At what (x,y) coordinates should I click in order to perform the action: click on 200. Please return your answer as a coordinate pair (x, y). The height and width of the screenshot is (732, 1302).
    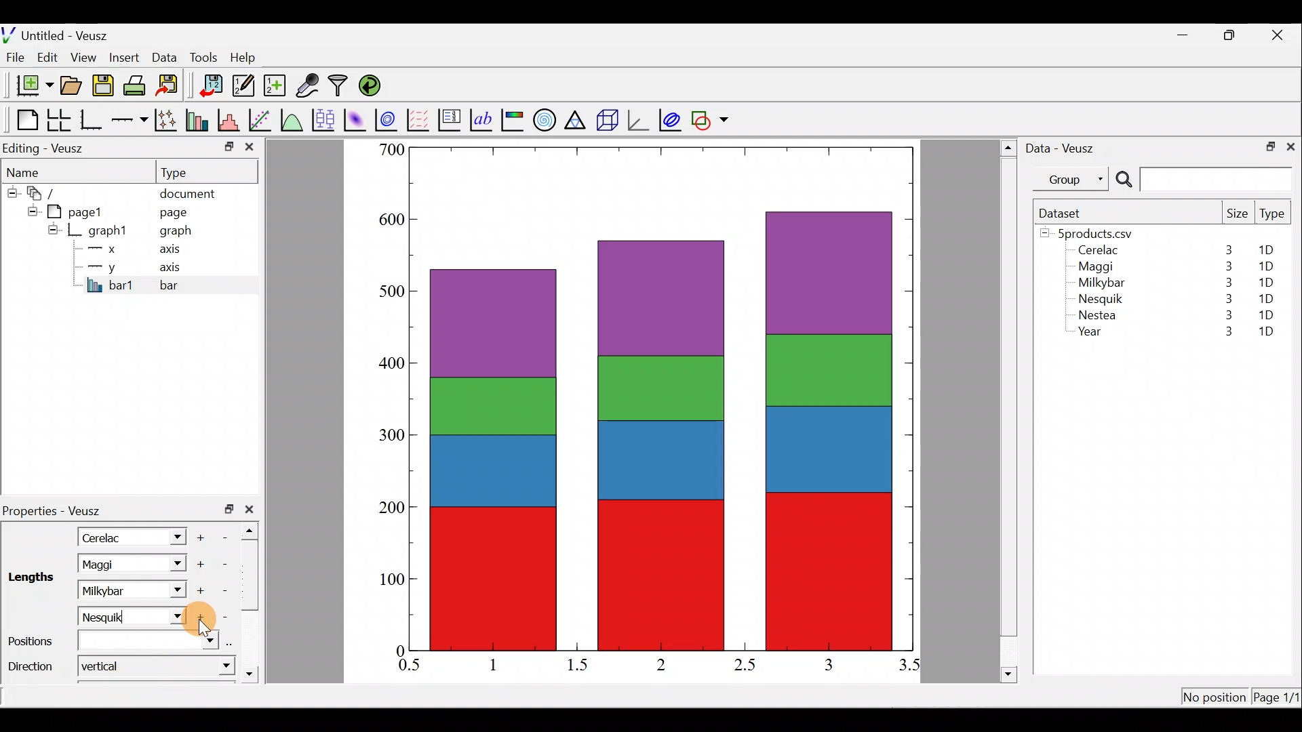
    Looking at the image, I should click on (392, 508).